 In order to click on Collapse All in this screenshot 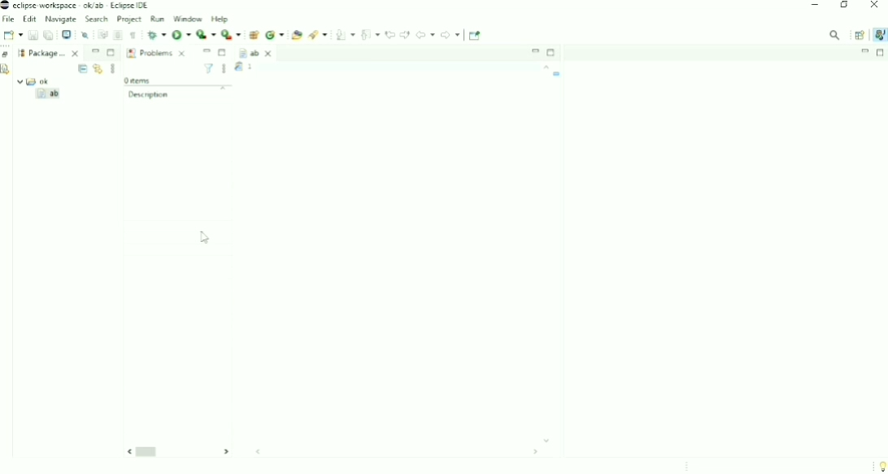, I will do `click(82, 69)`.